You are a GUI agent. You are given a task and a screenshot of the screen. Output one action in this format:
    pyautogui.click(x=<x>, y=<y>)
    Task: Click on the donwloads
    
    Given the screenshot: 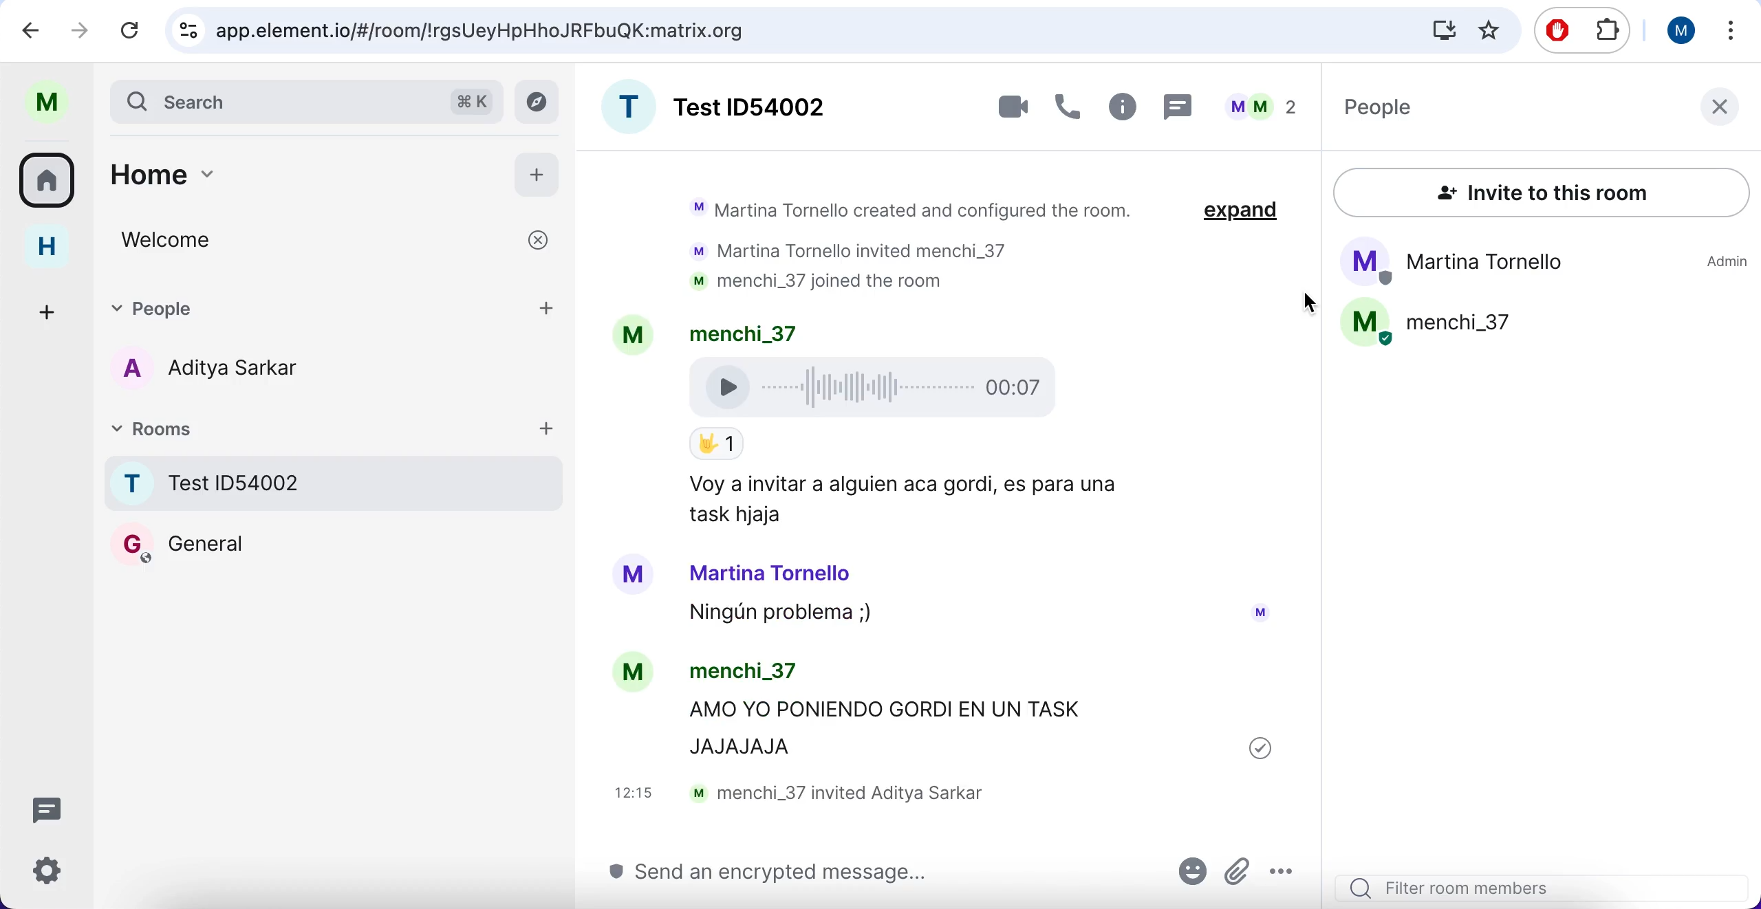 What is the action you would take?
    pyautogui.click(x=1440, y=32)
    